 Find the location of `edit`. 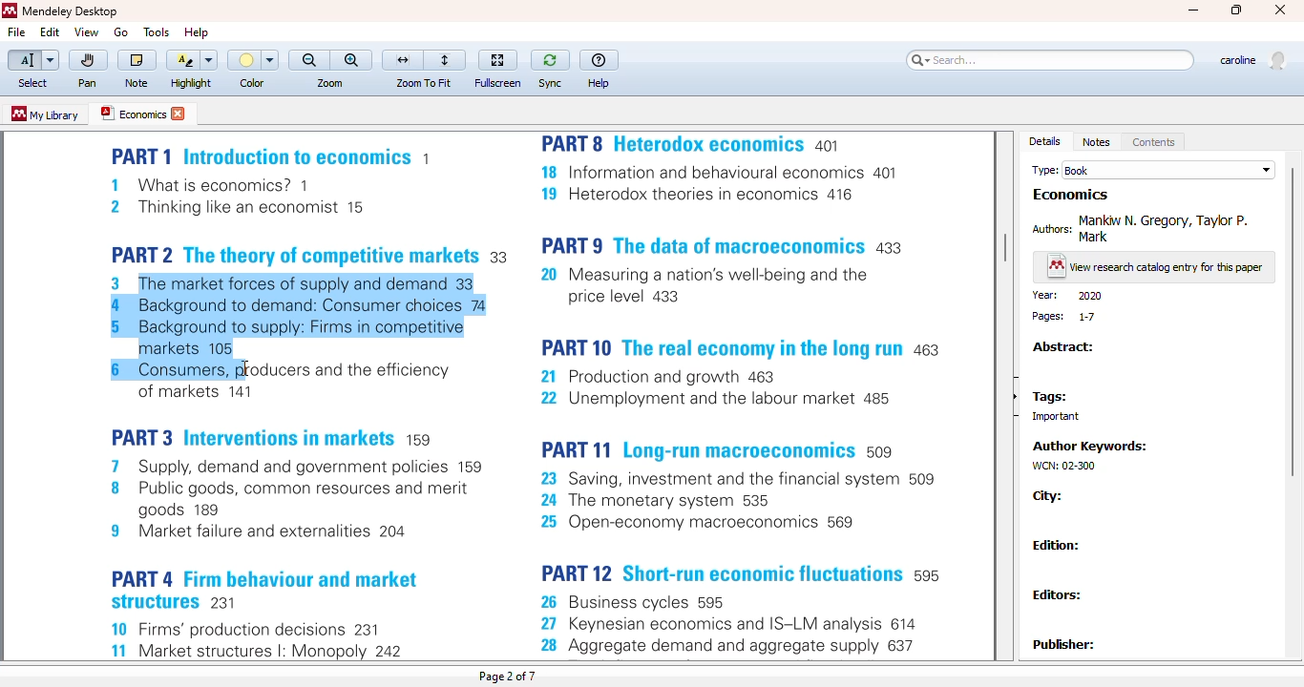

edit is located at coordinates (51, 32).